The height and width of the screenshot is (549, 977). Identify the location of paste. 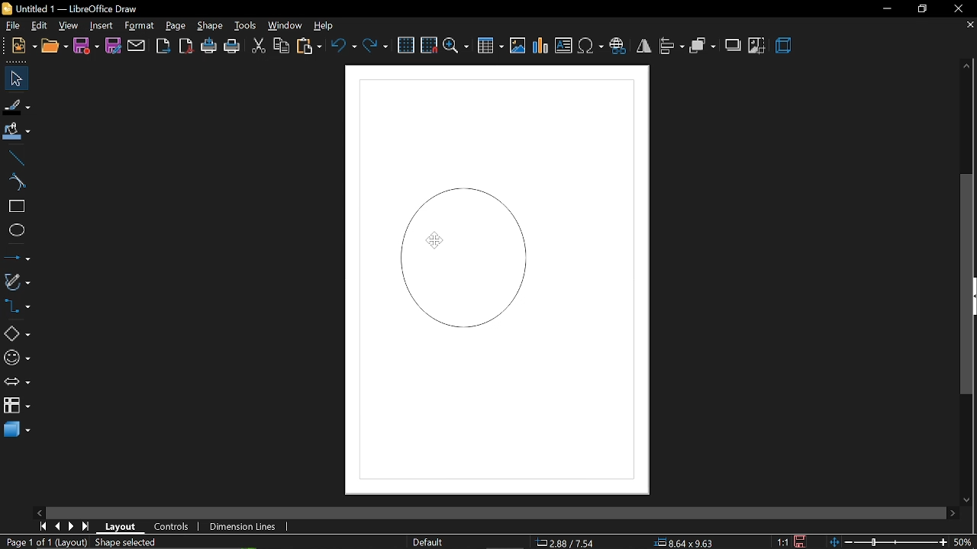
(308, 48).